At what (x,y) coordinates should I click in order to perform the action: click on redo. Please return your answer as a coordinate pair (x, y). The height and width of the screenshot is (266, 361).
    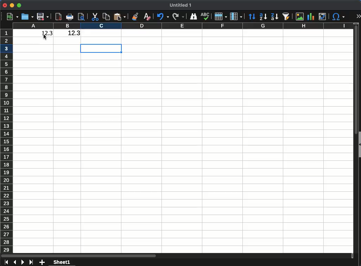
    Looking at the image, I should click on (178, 17).